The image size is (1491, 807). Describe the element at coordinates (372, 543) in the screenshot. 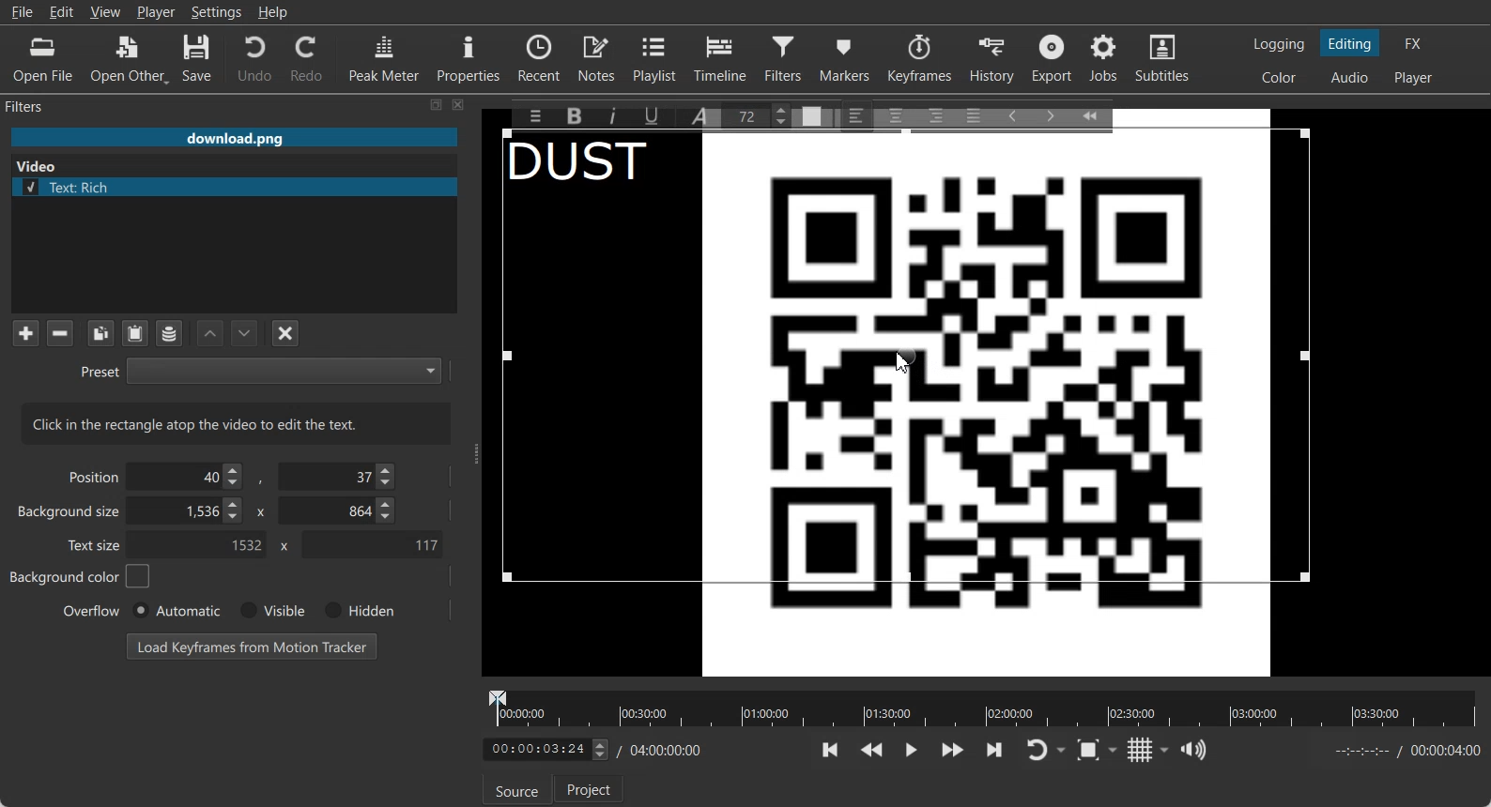

I see `Text Size Y- Coordinate` at that location.